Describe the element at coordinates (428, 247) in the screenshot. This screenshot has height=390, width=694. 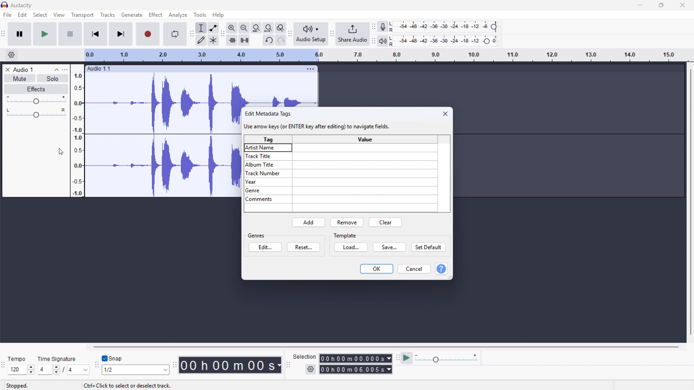
I see `set default` at that location.